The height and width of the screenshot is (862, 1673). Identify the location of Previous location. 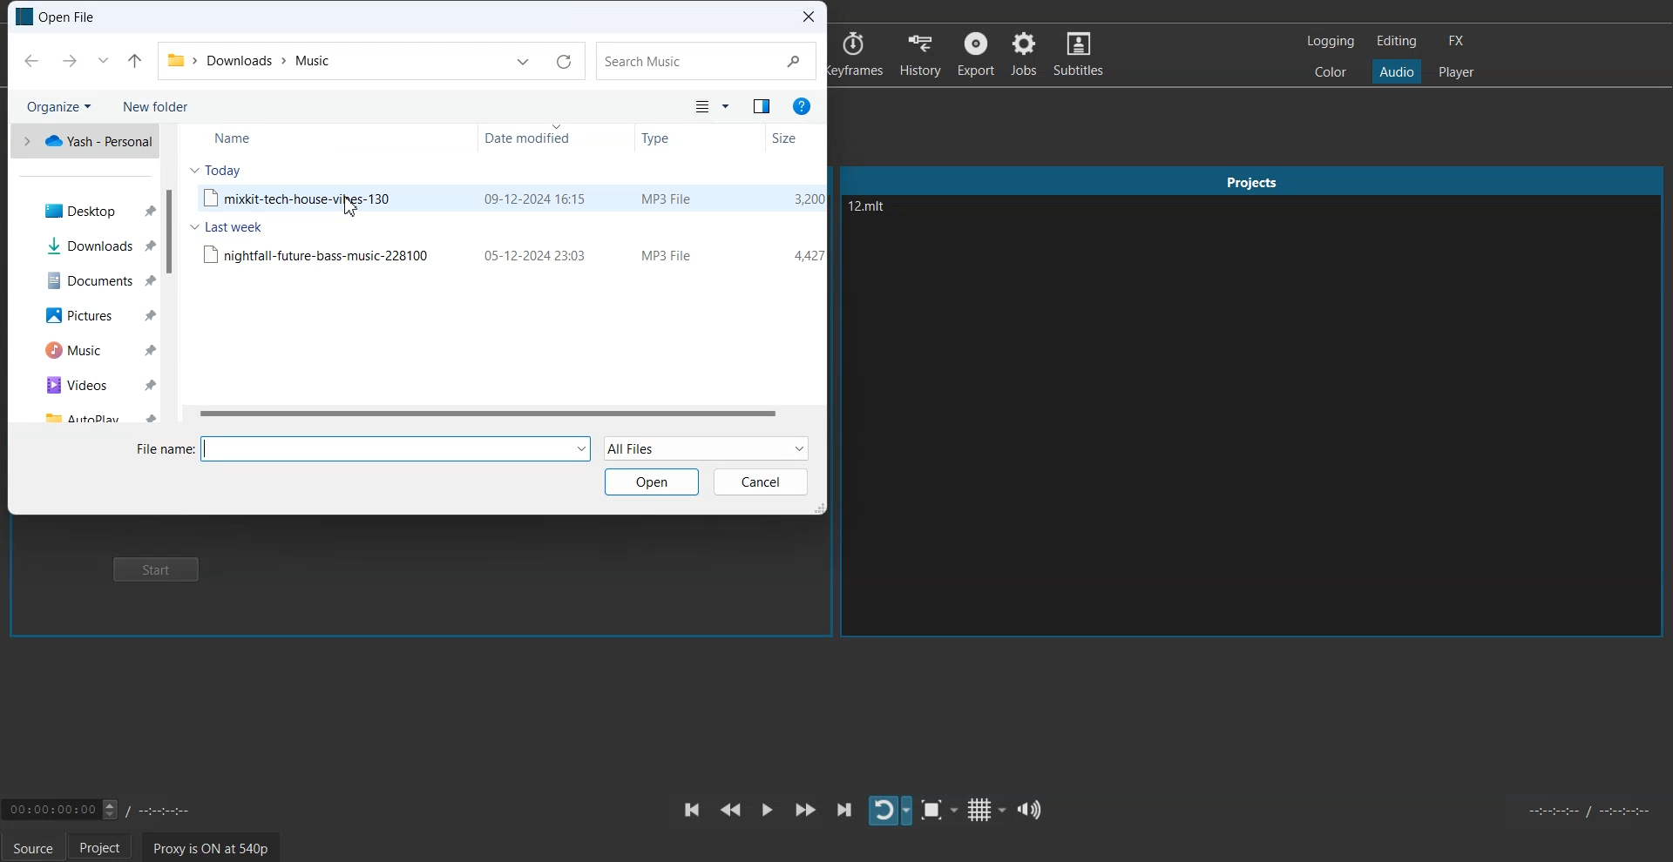
(524, 61).